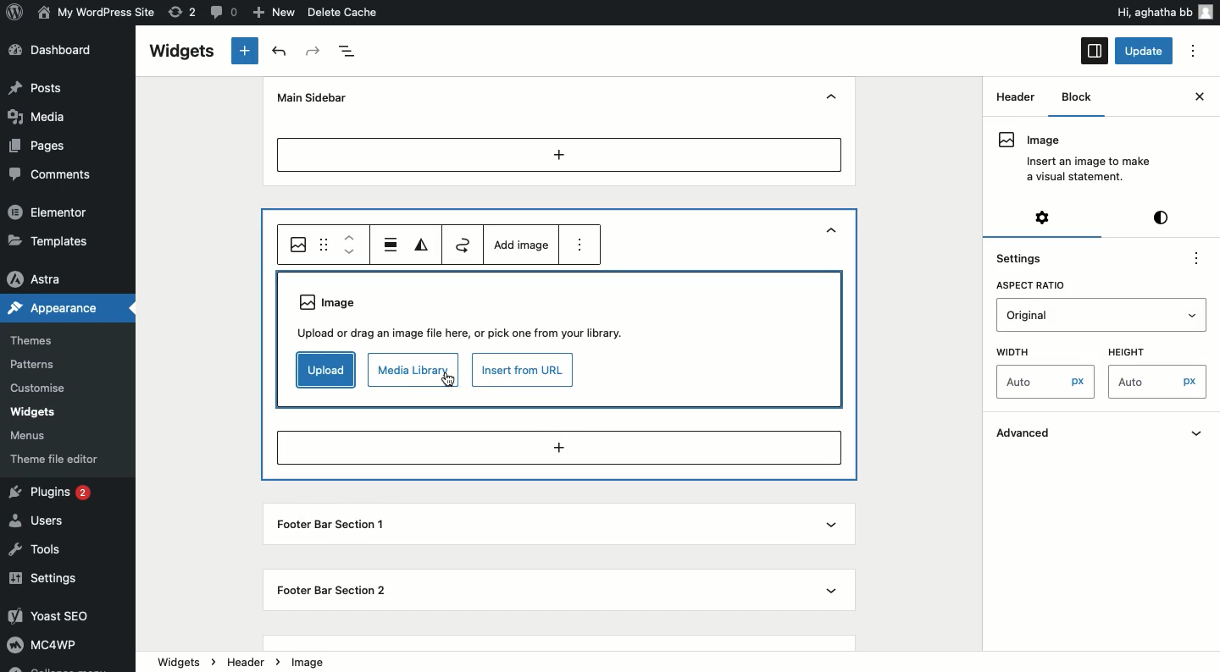 This screenshot has width=1220, height=672. I want to click on Astra, so click(37, 280).